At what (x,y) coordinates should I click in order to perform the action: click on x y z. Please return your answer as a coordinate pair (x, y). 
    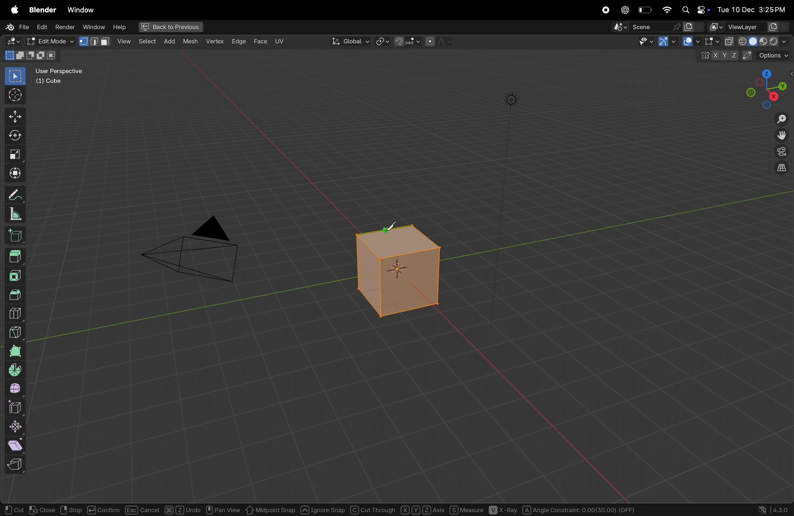
    Looking at the image, I should click on (717, 57).